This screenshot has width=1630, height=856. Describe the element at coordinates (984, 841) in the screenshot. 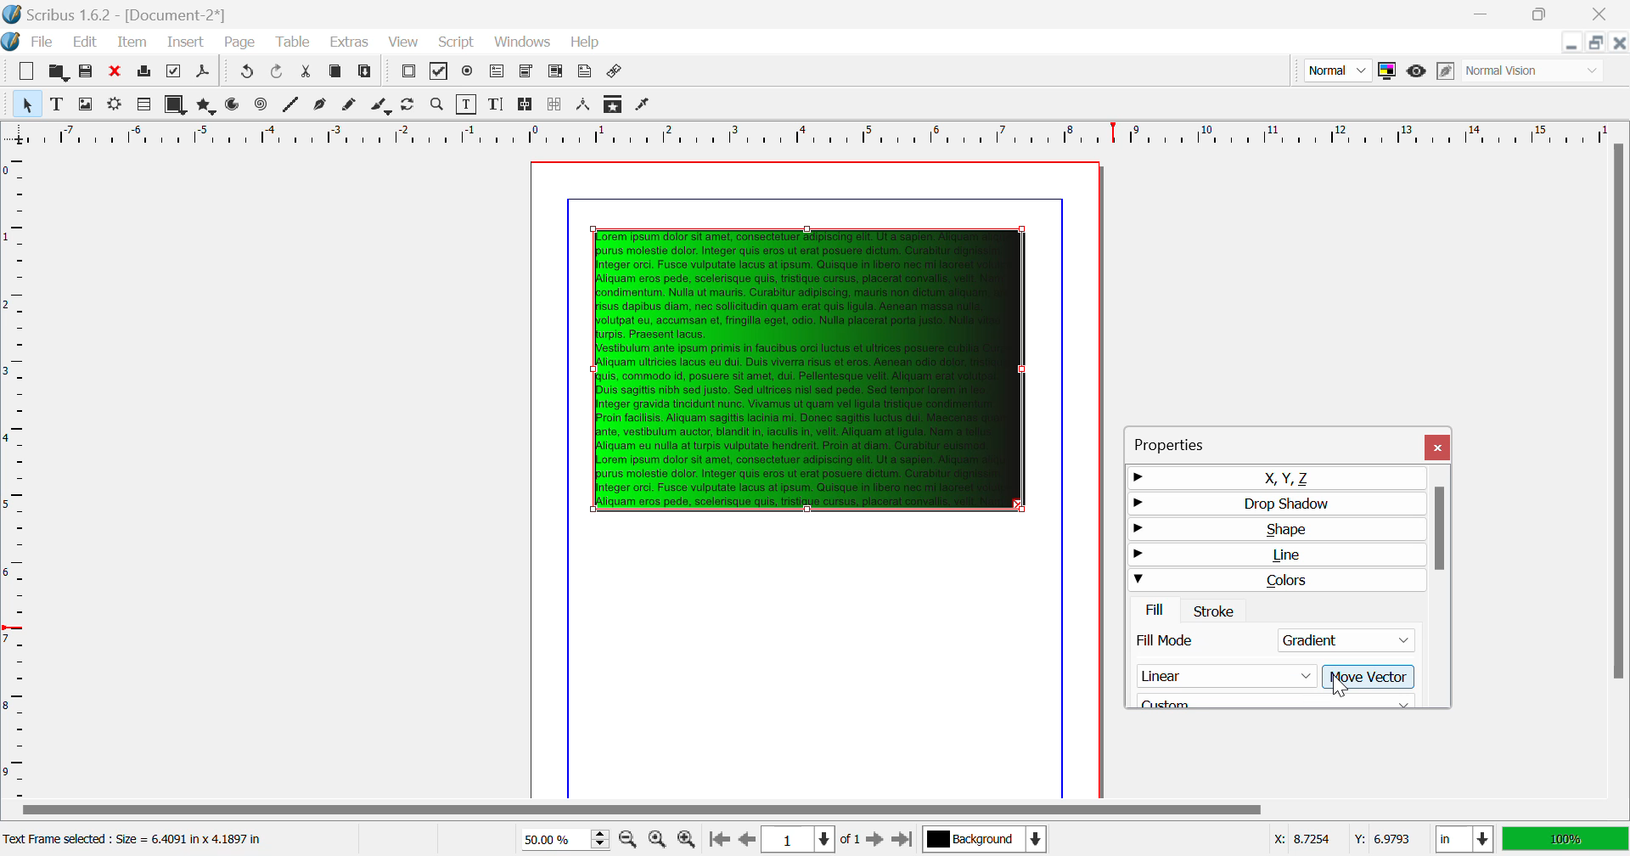

I see `Background` at that location.